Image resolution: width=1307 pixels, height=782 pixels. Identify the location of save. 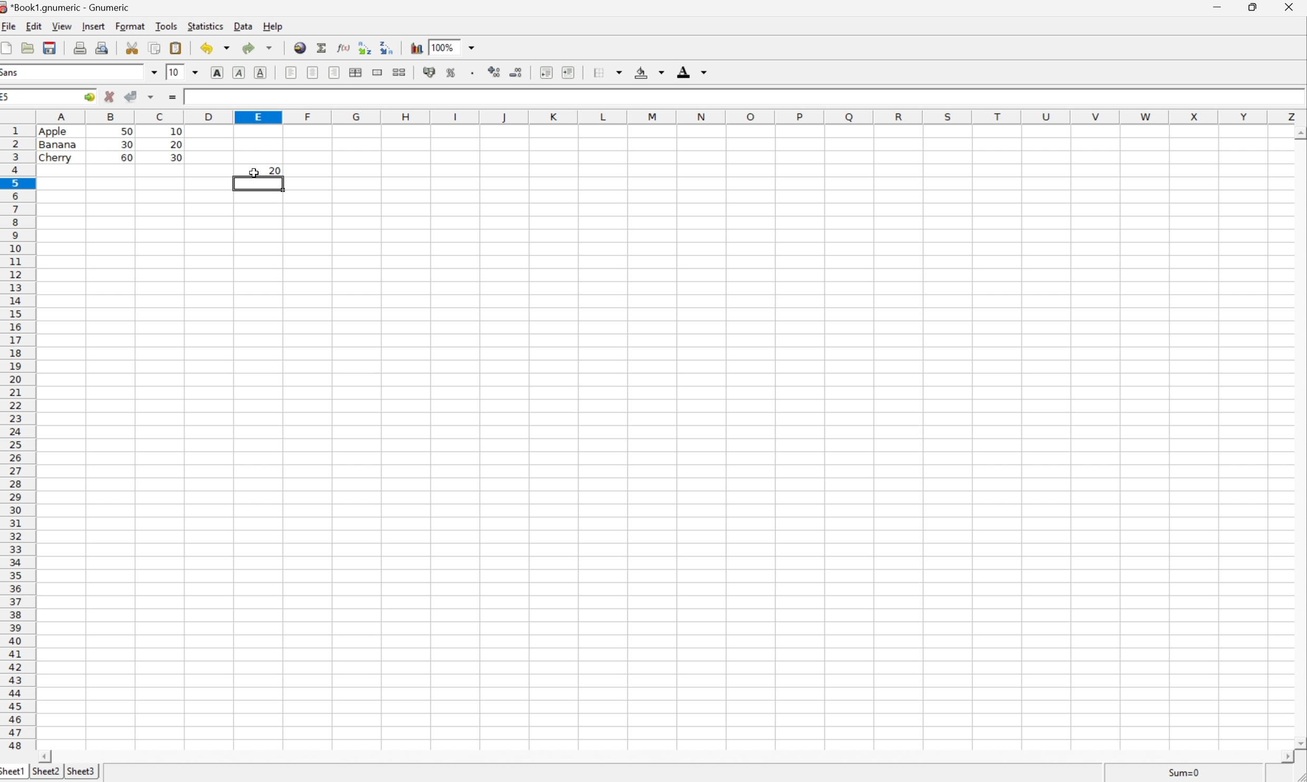
(28, 46).